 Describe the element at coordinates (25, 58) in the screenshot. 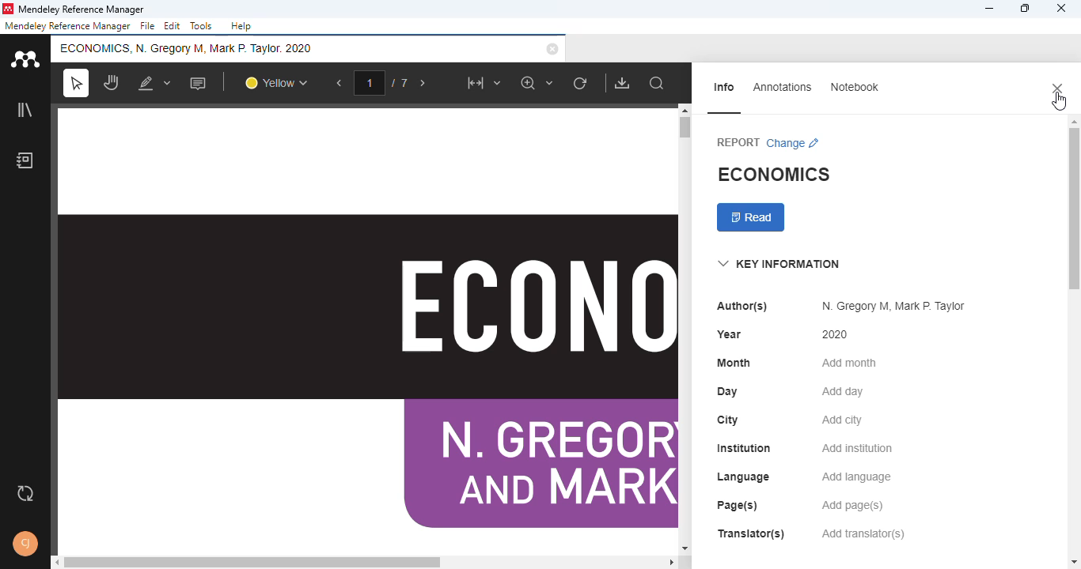

I see `logo` at that location.